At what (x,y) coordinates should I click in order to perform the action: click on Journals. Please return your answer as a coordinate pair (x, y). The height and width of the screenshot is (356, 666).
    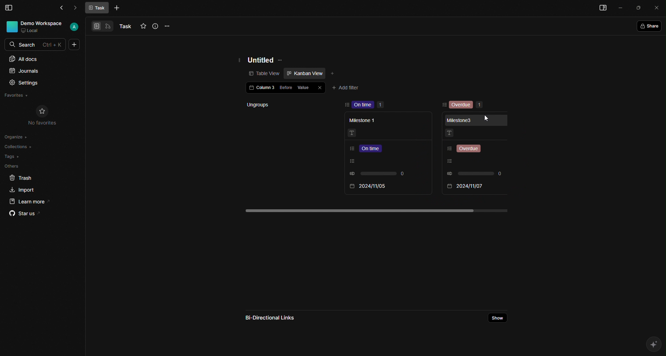
    Looking at the image, I should click on (24, 70).